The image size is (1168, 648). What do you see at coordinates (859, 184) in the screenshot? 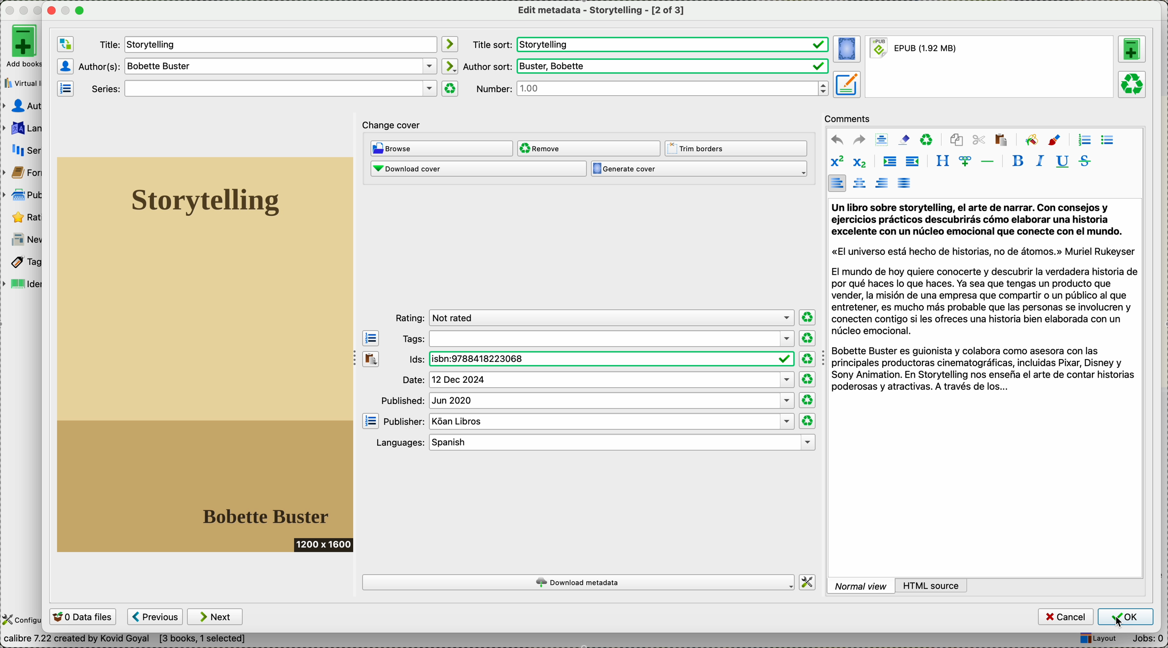
I see `align center` at bounding box center [859, 184].